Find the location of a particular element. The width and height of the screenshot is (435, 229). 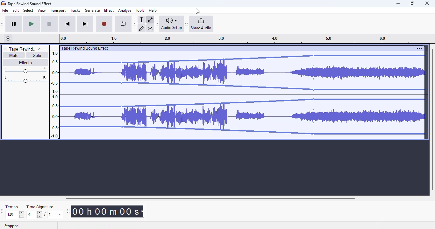

skip to start is located at coordinates (67, 24).